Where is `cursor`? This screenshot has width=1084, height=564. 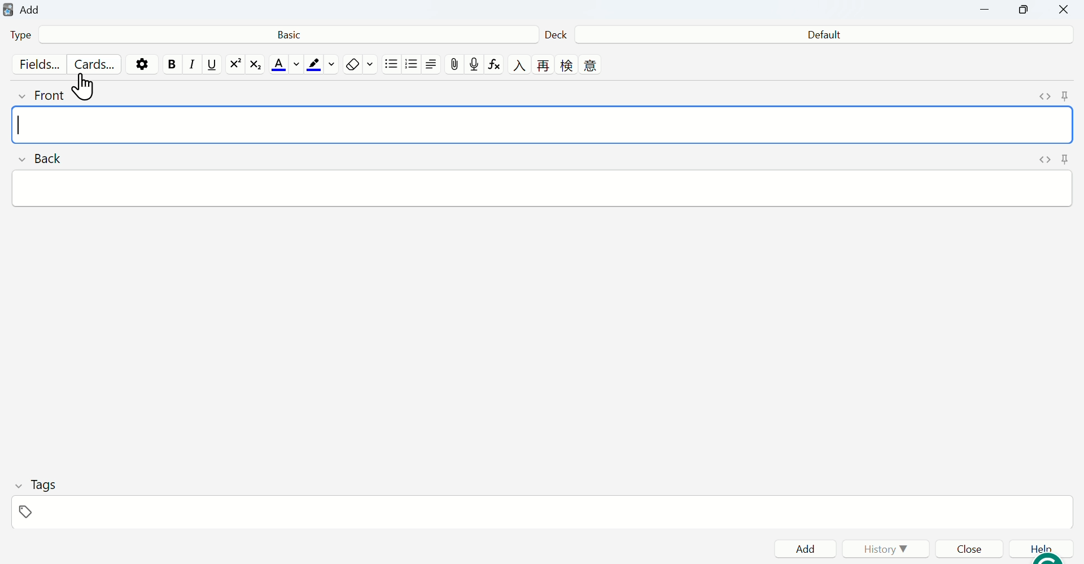
cursor is located at coordinates (82, 87).